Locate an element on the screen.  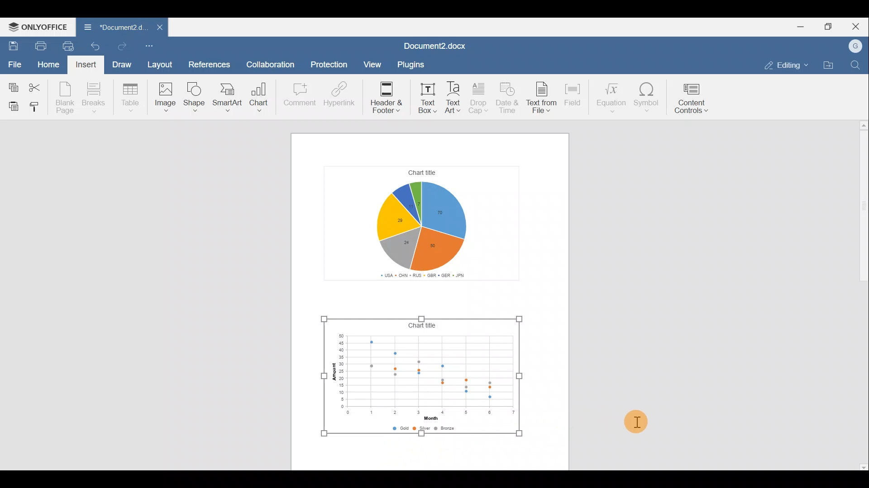
Cursor on Chart is located at coordinates (259, 100).